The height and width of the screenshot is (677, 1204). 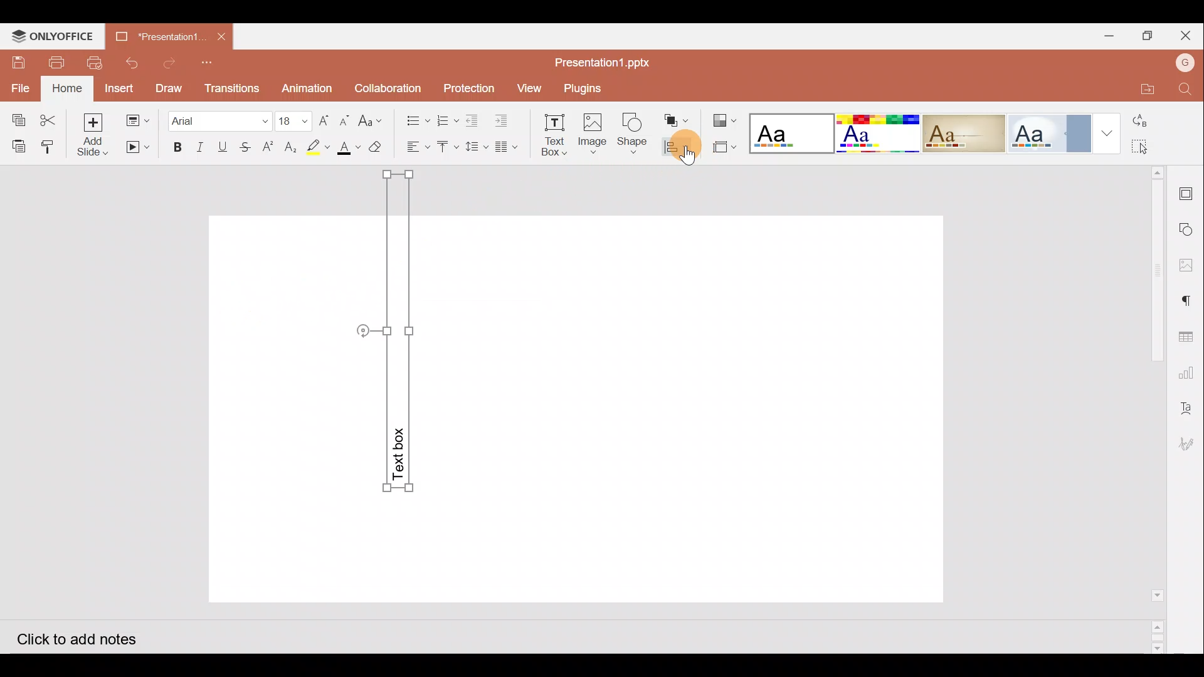 I want to click on Clear style, so click(x=377, y=150).